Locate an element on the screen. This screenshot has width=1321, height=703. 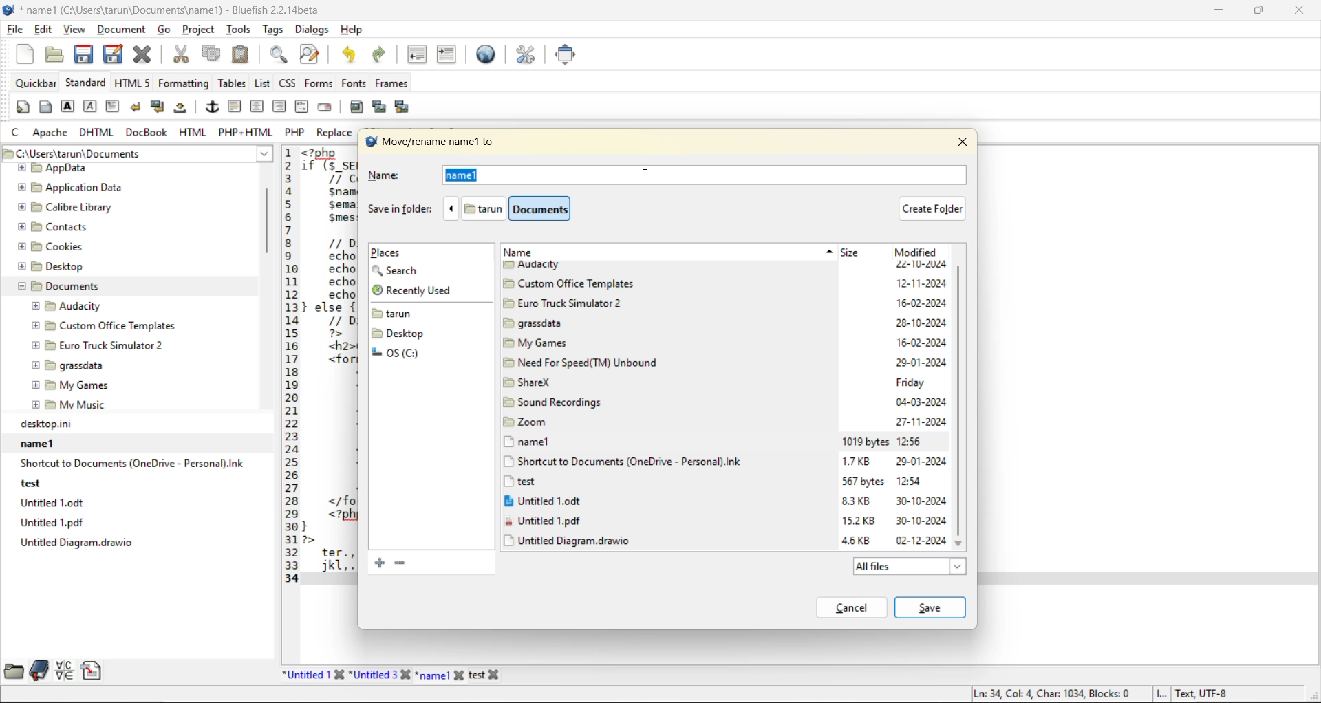
find and replace is located at coordinates (314, 54).